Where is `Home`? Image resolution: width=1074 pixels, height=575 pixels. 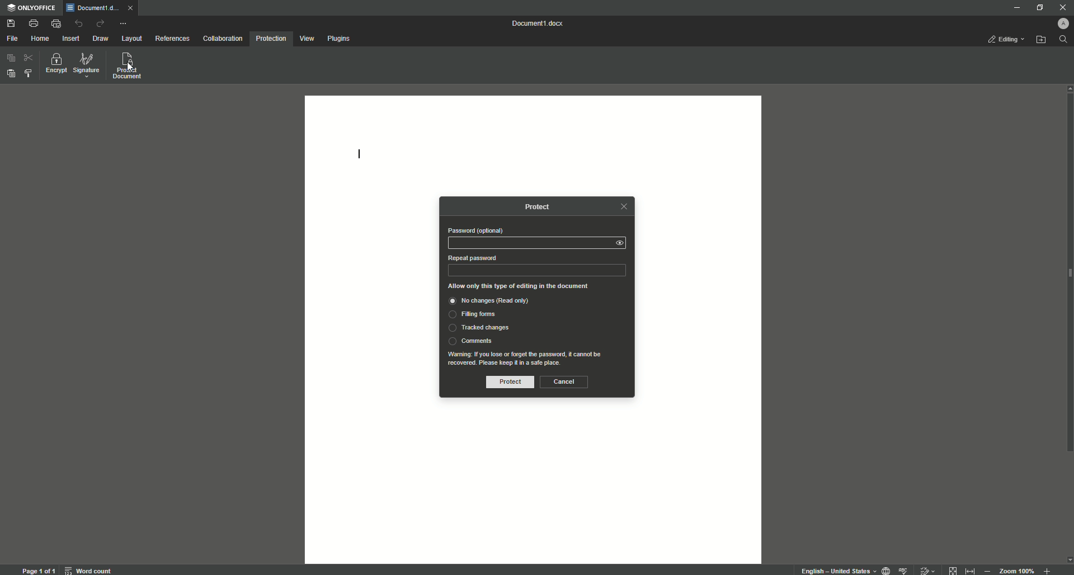
Home is located at coordinates (40, 37).